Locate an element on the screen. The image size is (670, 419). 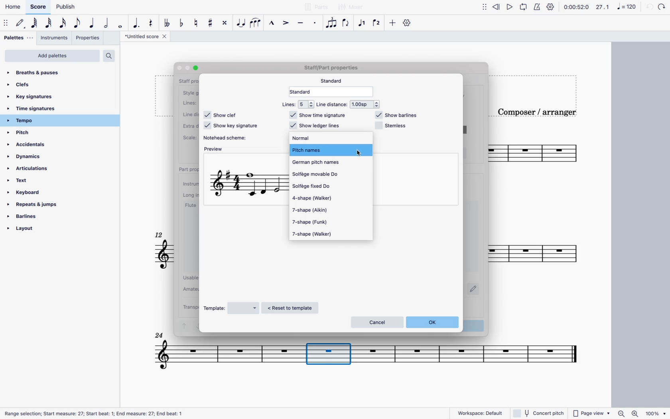
 is located at coordinates (197, 67).